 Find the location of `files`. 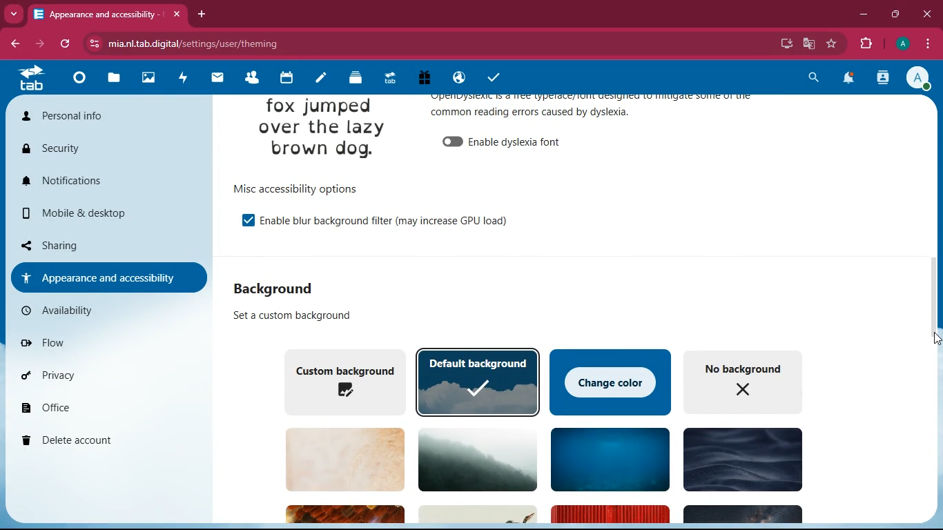

files is located at coordinates (113, 79).